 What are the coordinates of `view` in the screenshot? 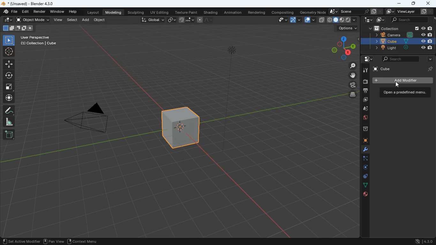 It's located at (57, 20).